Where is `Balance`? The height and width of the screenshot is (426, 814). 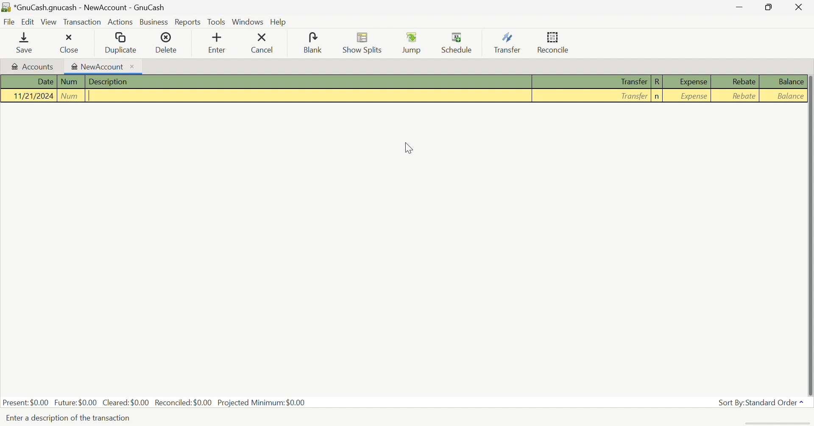 Balance is located at coordinates (790, 81).